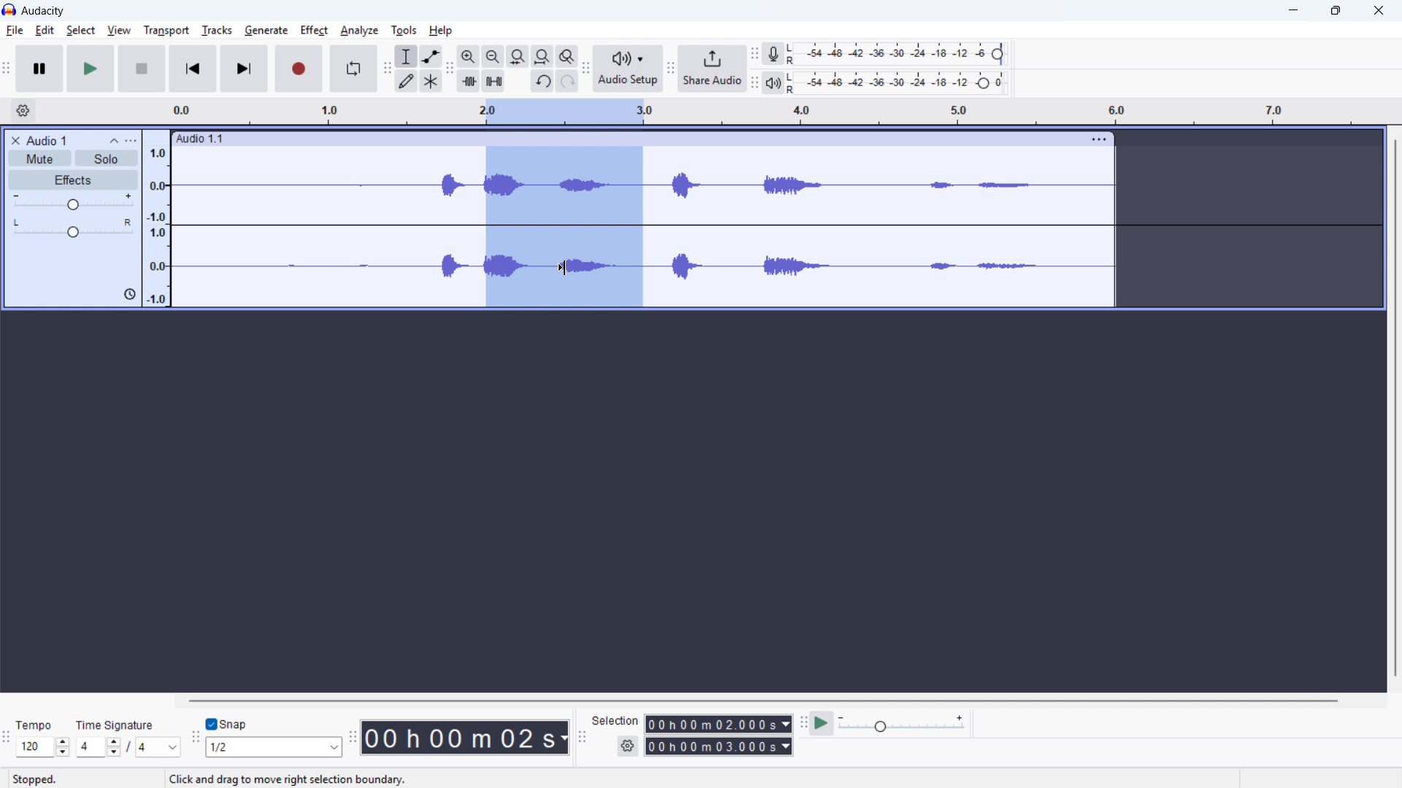  What do you see at coordinates (80, 31) in the screenshot?
I see `Select` at bounding box center [80, 31].